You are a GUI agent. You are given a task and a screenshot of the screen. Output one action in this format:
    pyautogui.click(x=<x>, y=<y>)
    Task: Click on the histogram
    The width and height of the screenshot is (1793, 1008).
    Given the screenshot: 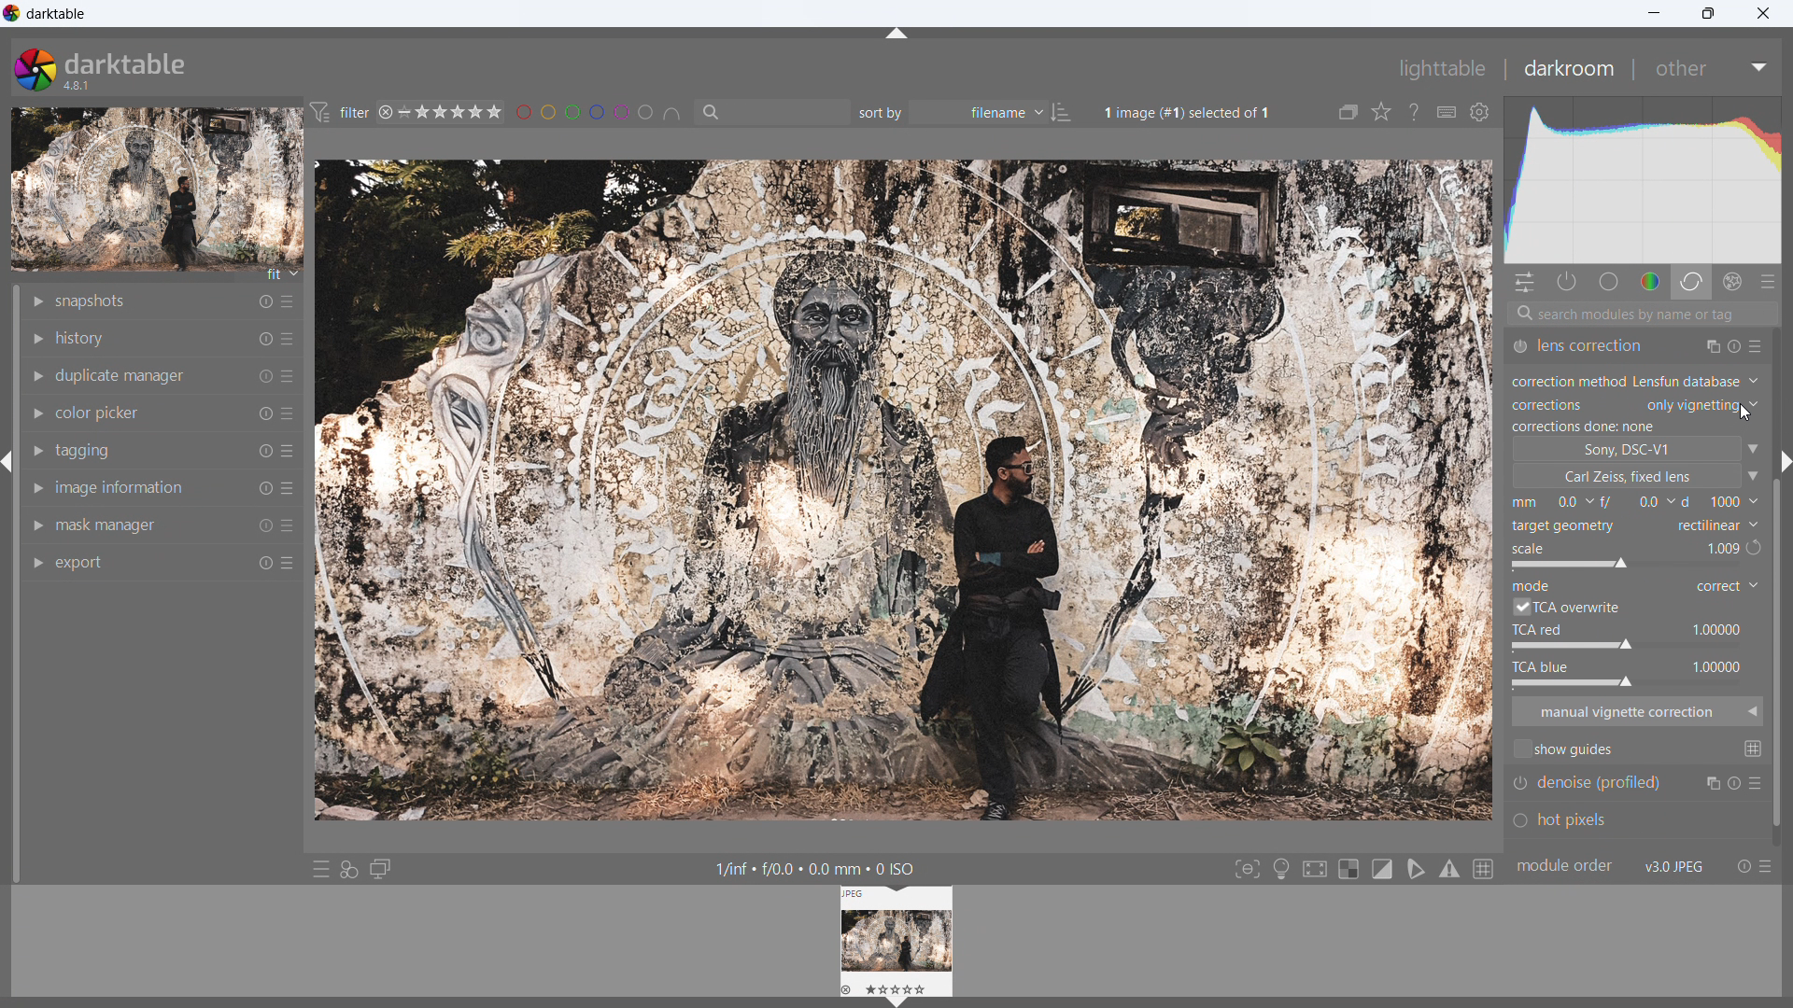 What is the action you would take?
    pyautogui.click(x=1645, y=179)
    